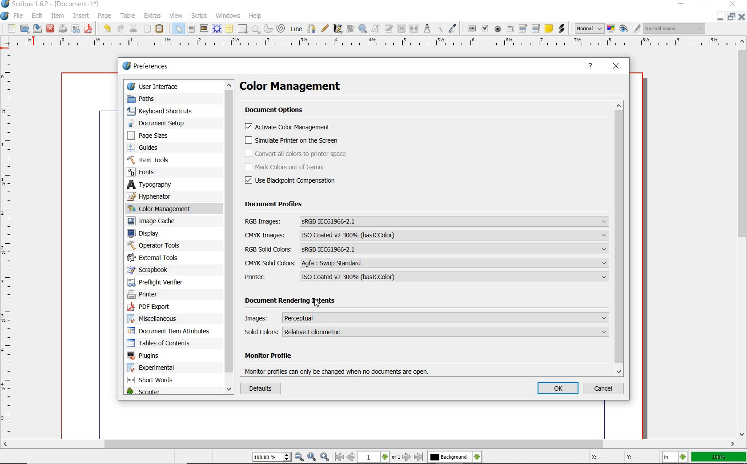 The height and width of the screenshot is (464, 747). What do you see at coordinates (427, 317) in the screenshot?
I see `Images` at bounding box center [427, 317].